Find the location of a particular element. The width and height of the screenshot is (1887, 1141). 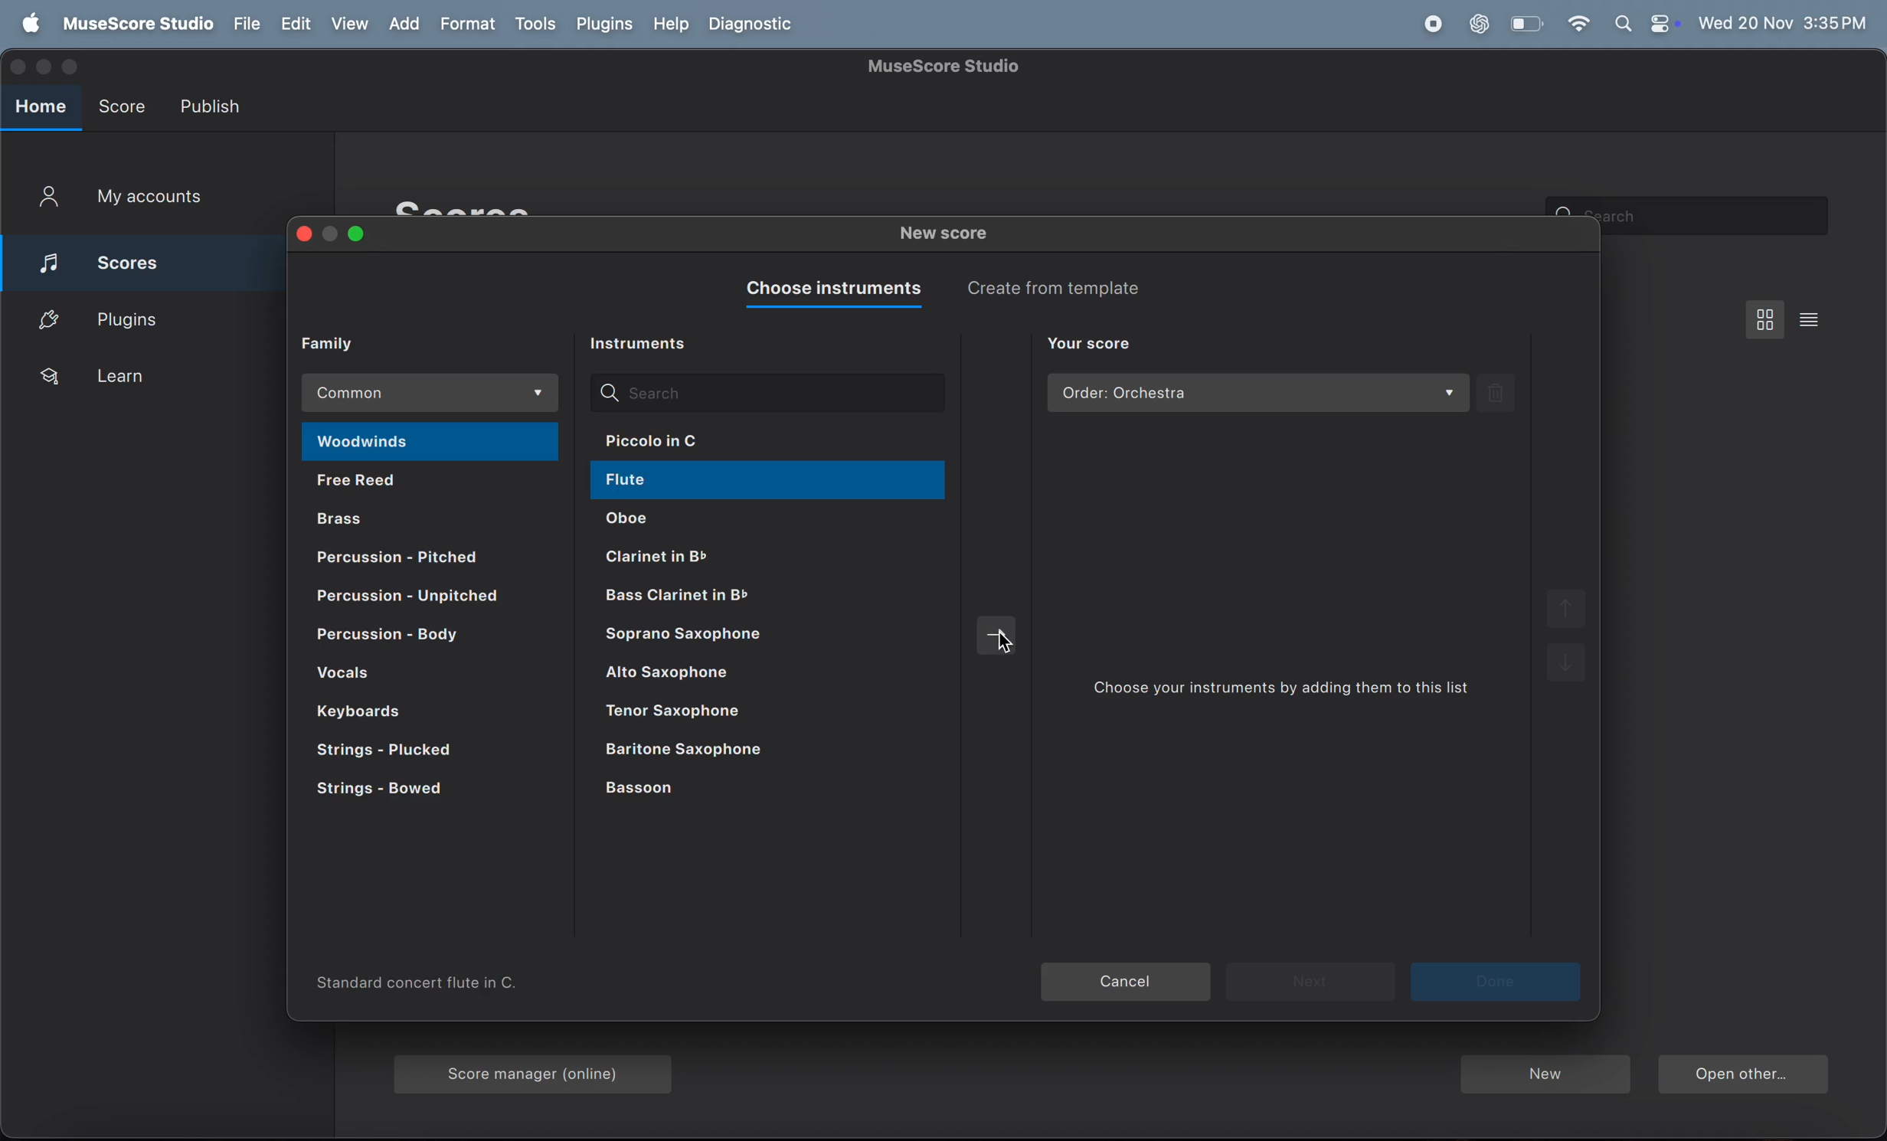

woodwinds is located at coordinates (429, 443).